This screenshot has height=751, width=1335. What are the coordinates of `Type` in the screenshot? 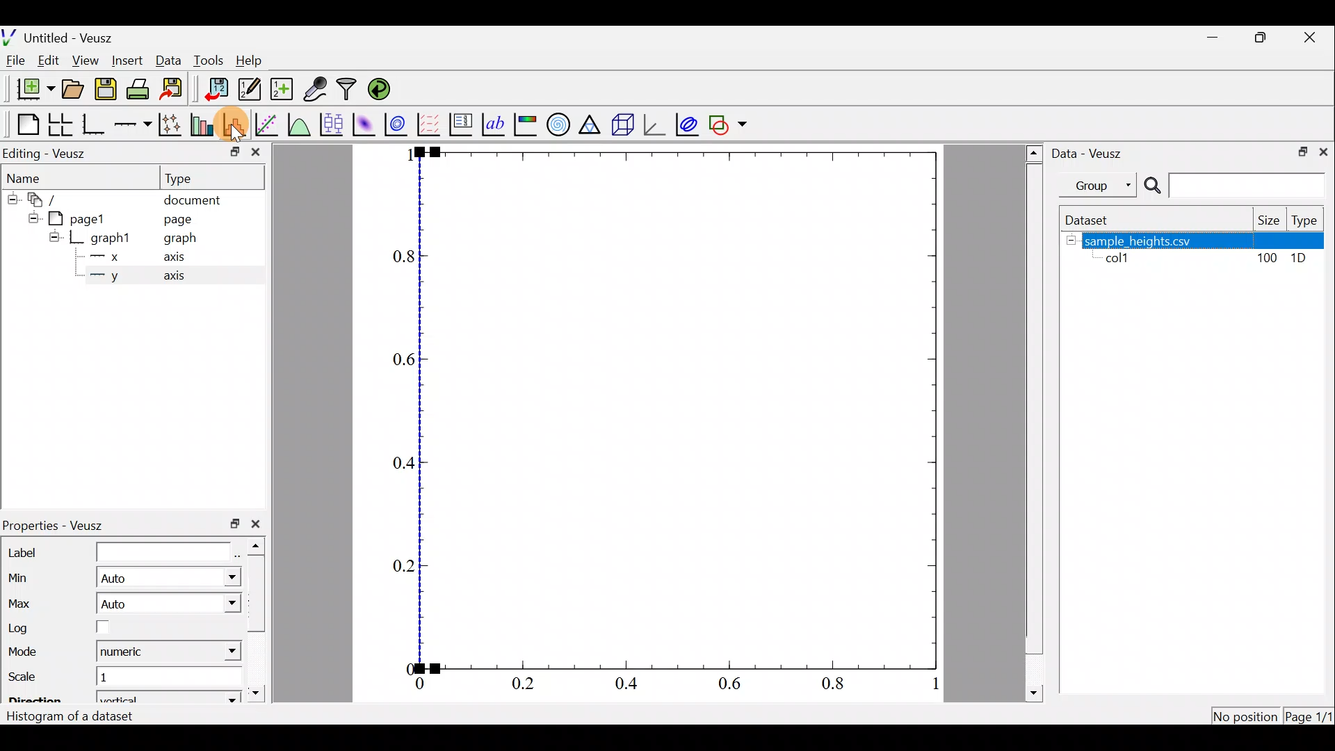 It's located at (189, 177).